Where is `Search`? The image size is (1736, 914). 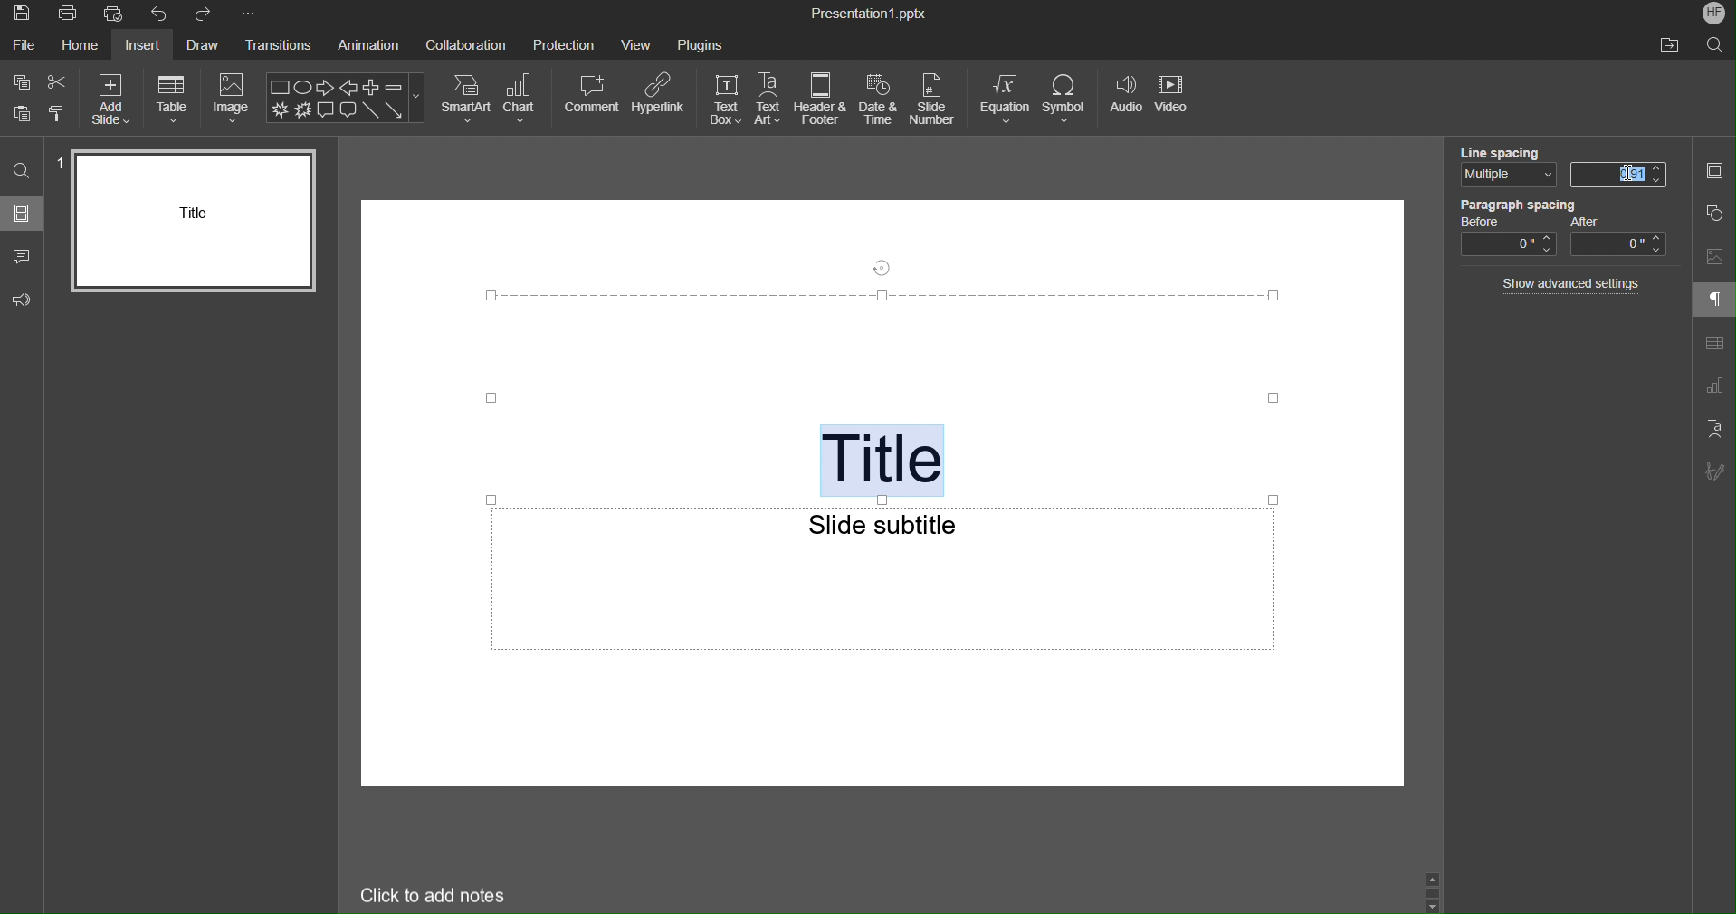
Search is located at coordinates (1716, 46).